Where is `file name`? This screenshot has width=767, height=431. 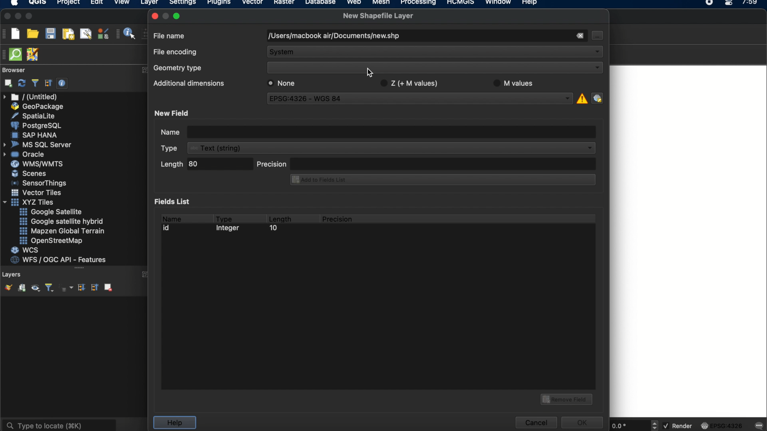 file name is located at coordinates (170, 35).